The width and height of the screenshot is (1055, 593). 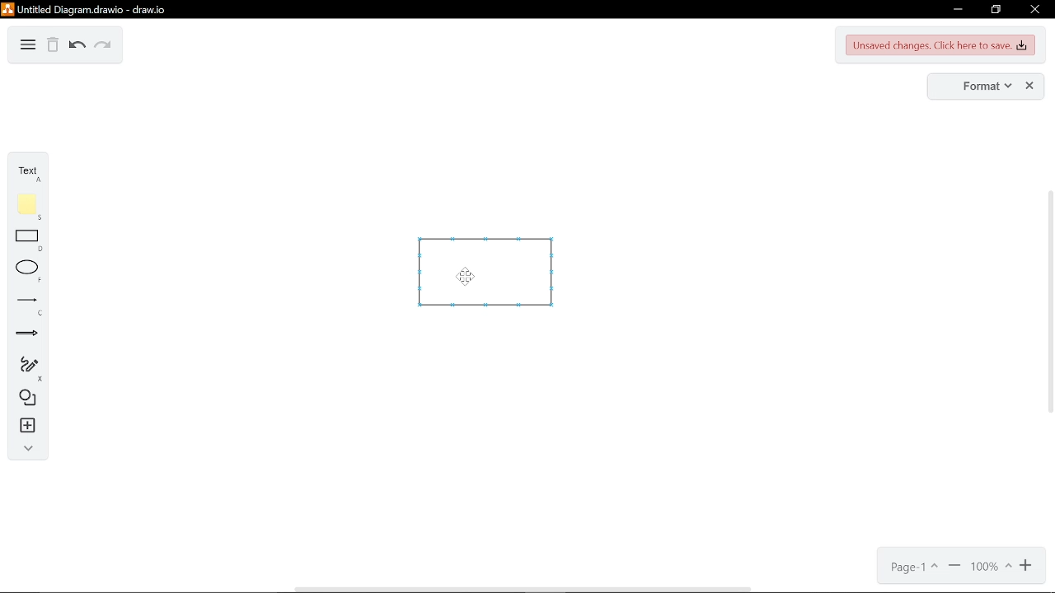 What do you see at coordinates (986, 86) in the screenshot?
I see `format` at bounding box center [986, 86].